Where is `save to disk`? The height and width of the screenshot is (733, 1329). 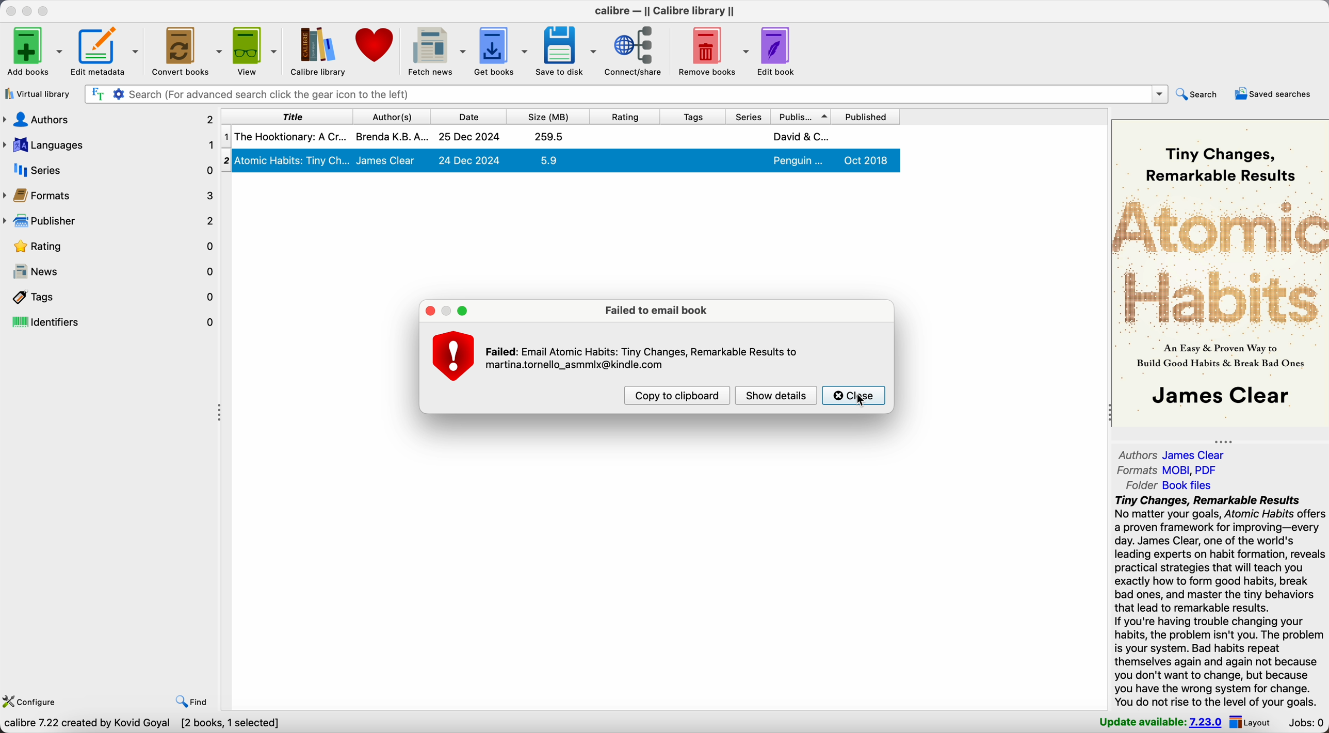
save to disk is located at coordinates (566, 53).